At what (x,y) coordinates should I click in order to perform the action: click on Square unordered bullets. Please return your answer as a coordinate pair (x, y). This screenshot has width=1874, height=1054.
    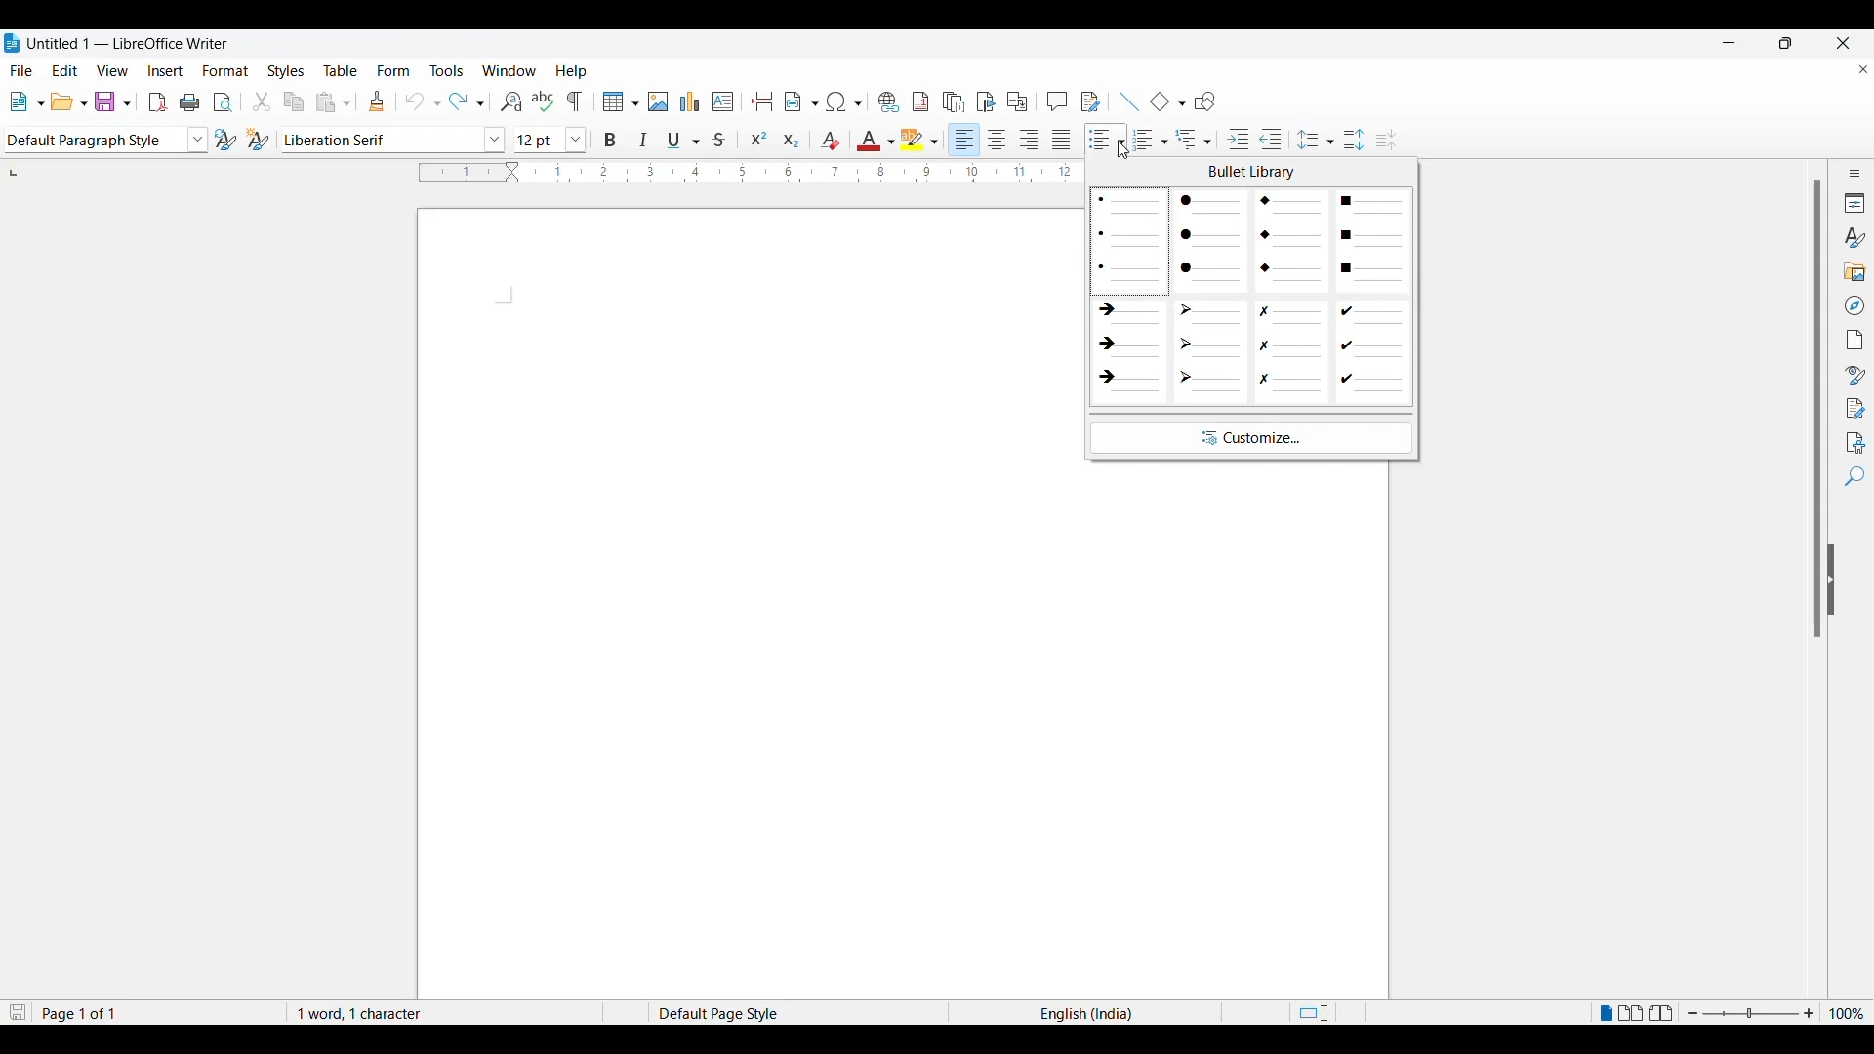
    Looking at the image, I should click on (1372, 240).